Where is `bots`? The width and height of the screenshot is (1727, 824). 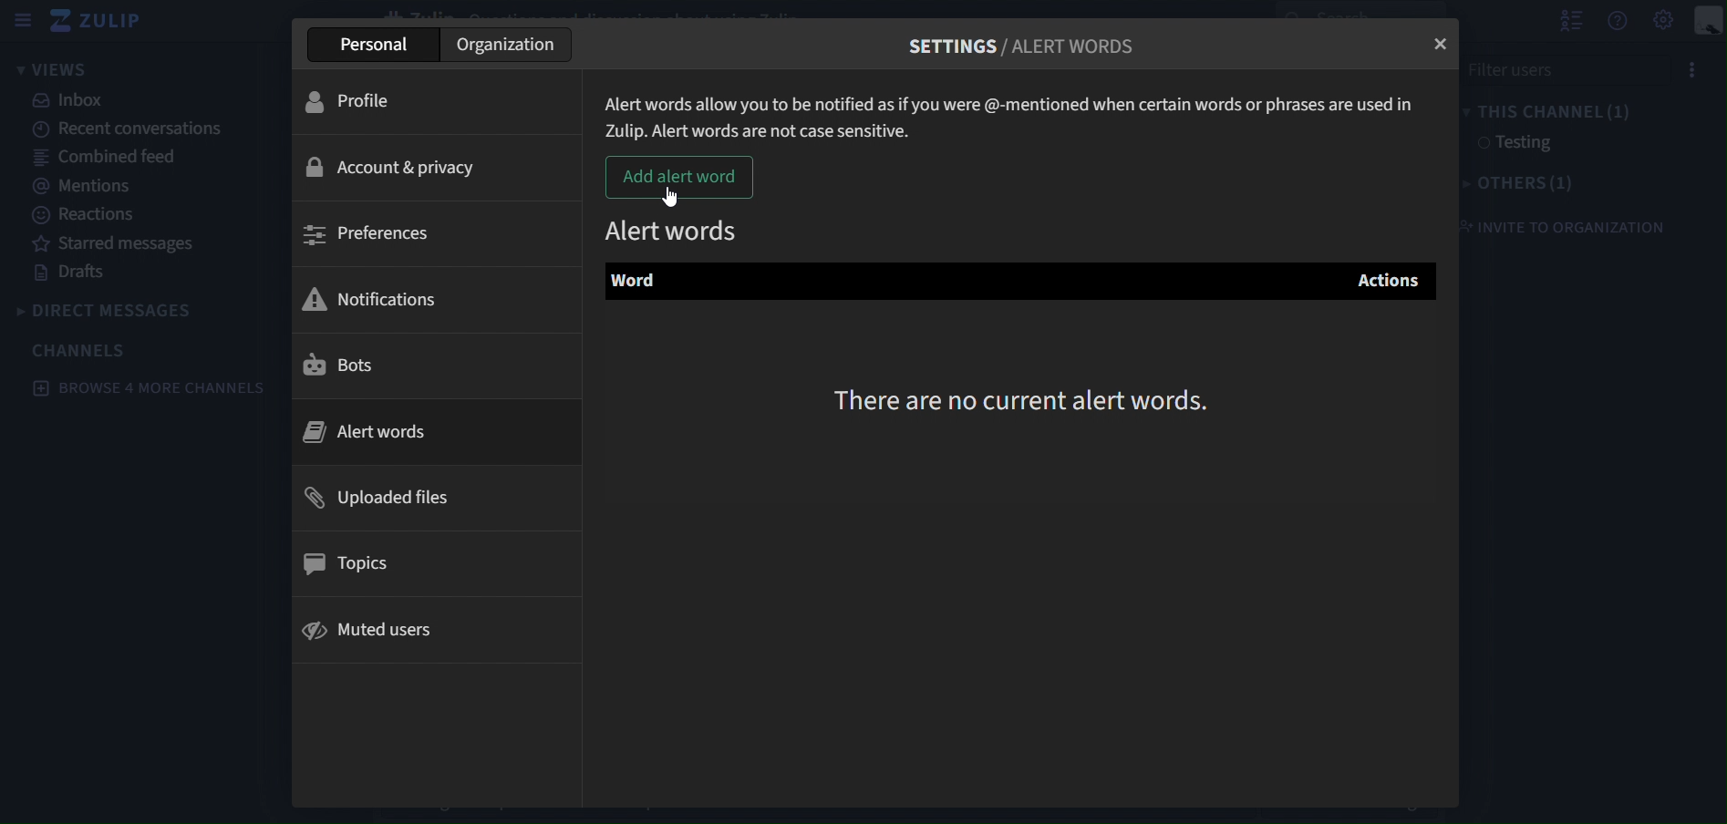 bots is located at coordinates (341, 370).